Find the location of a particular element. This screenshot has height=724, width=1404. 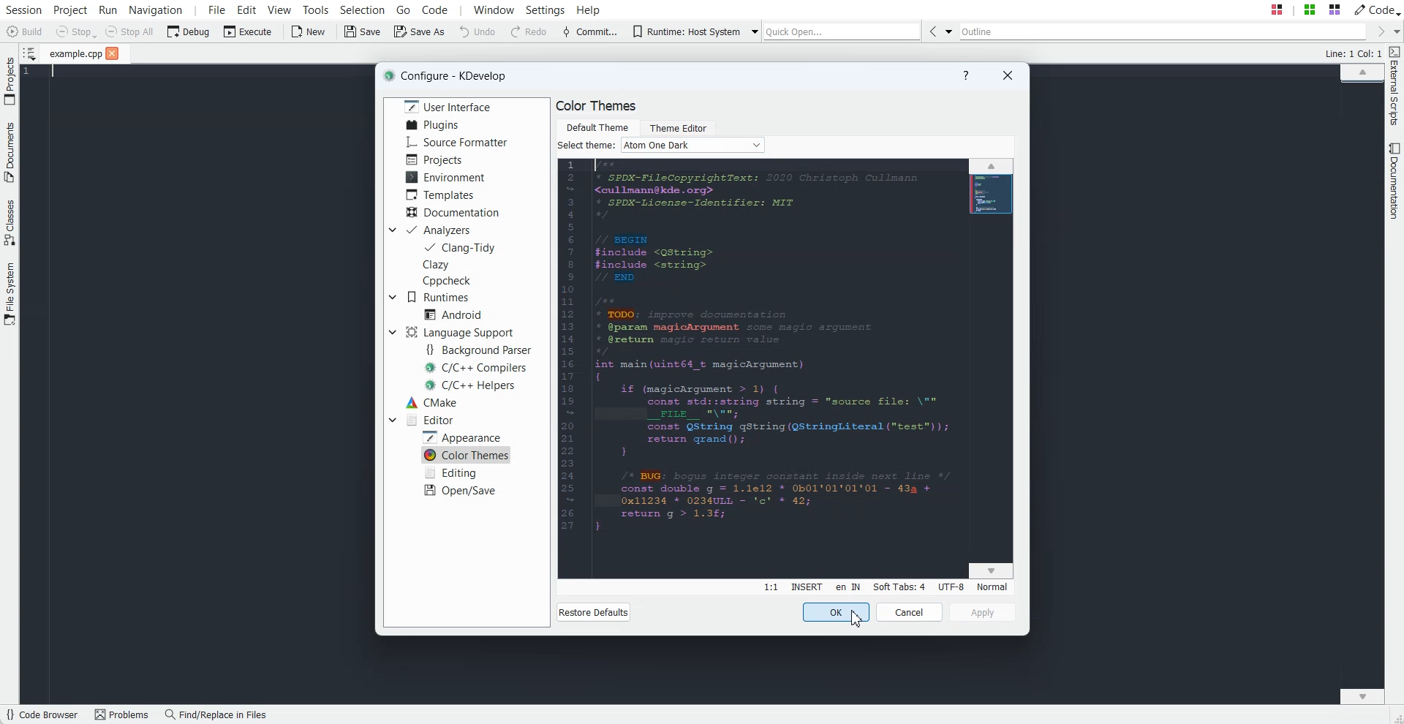

en IN is located at coordinates (848, 588).